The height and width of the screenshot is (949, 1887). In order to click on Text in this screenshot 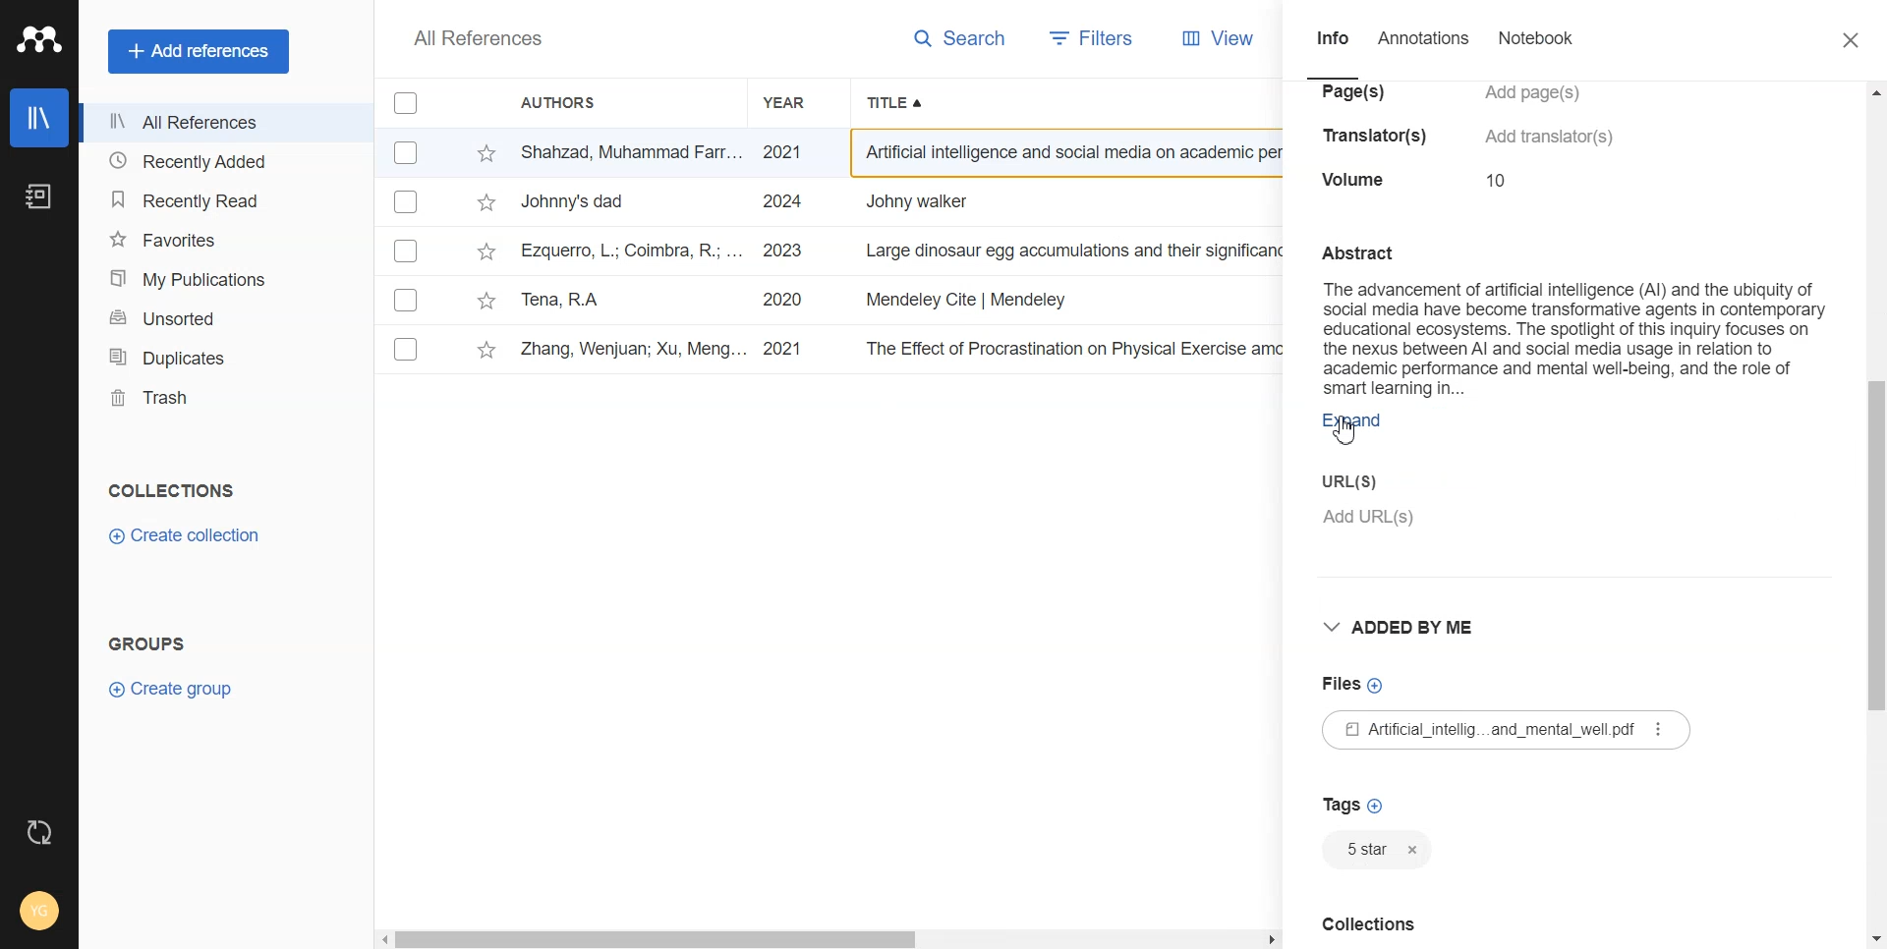, I will do `click(1374, 926)`.